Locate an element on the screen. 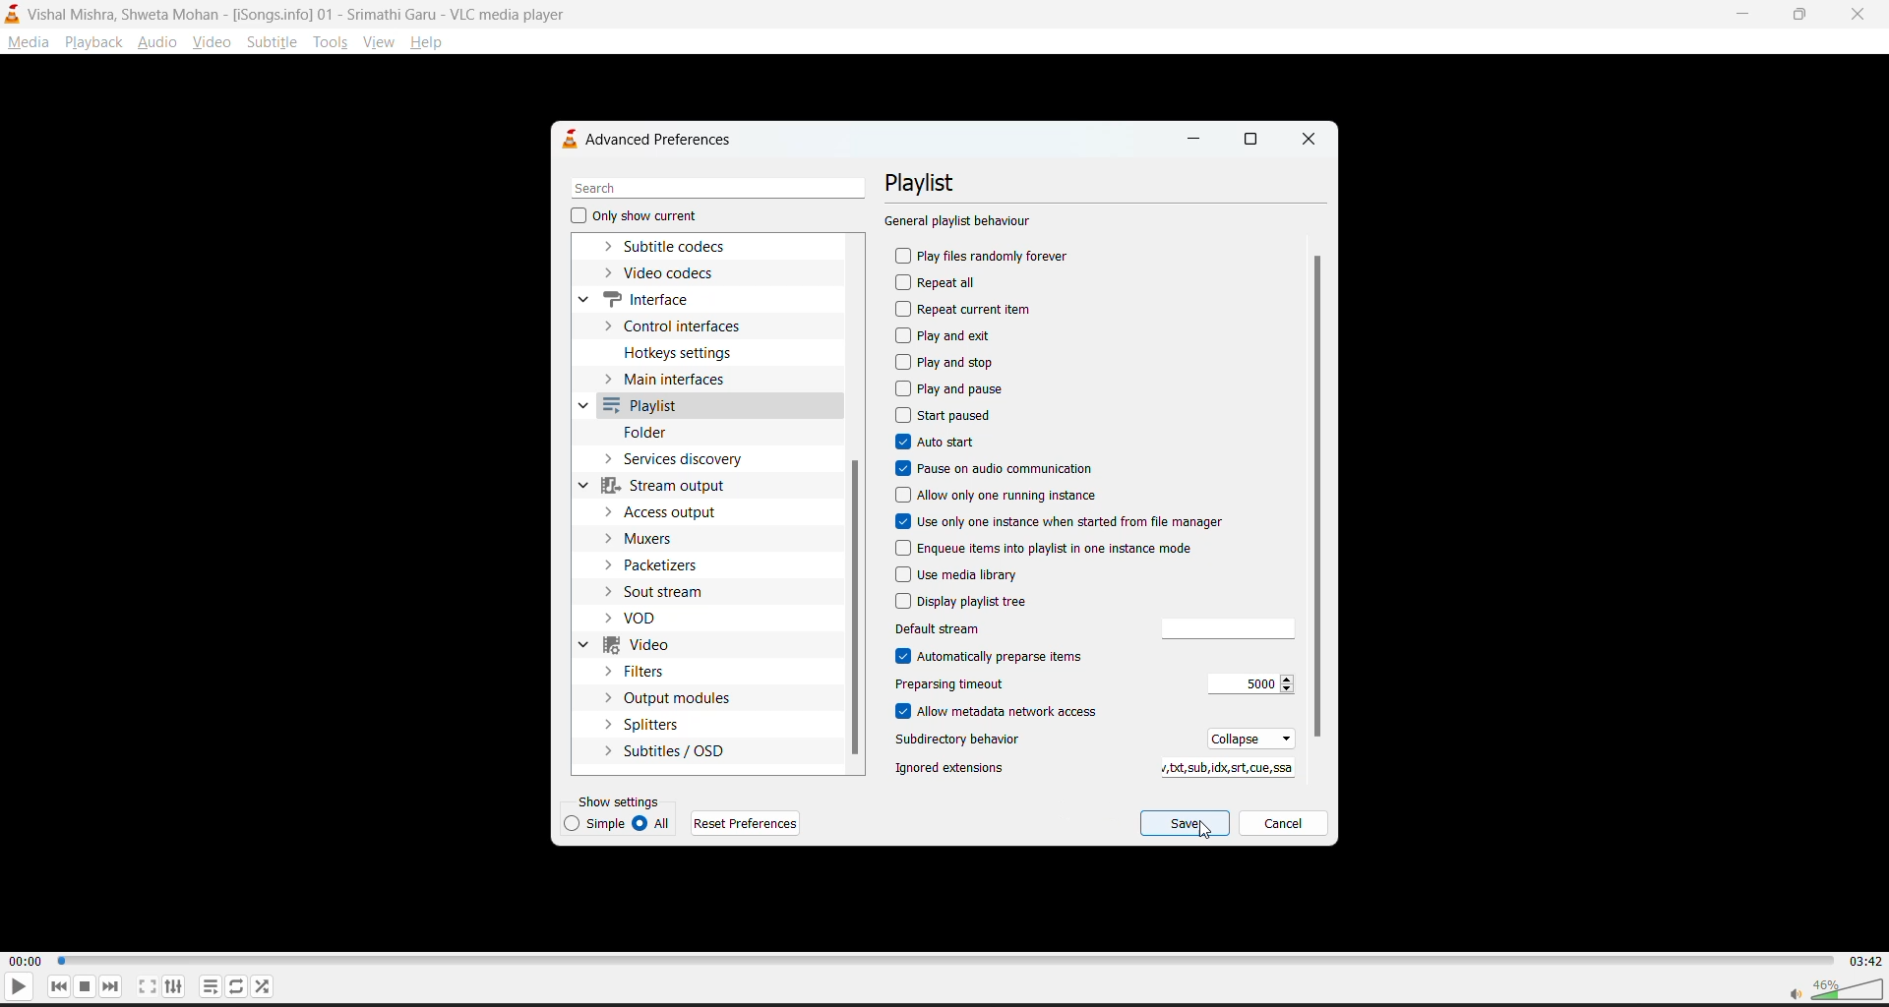 The image size is (1889, 1007). subdirectory behaviour is located at coordinates (1095, 740).